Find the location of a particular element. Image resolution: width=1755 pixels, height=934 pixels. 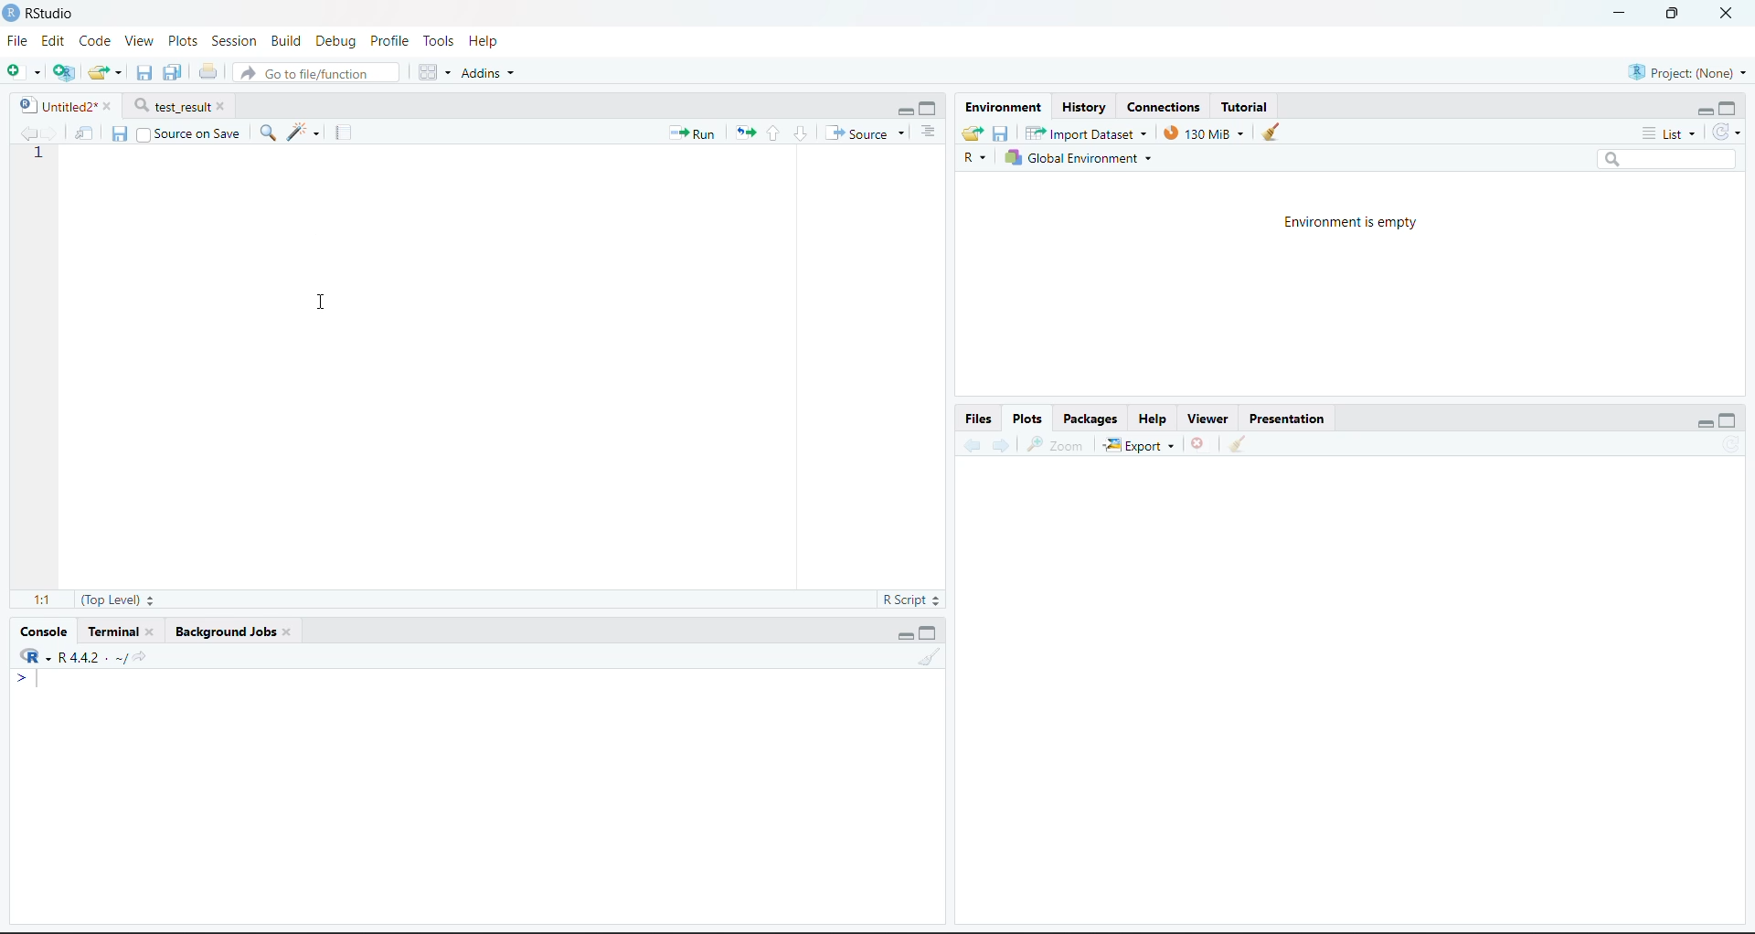

Help is located at coordinates (1154, 417).